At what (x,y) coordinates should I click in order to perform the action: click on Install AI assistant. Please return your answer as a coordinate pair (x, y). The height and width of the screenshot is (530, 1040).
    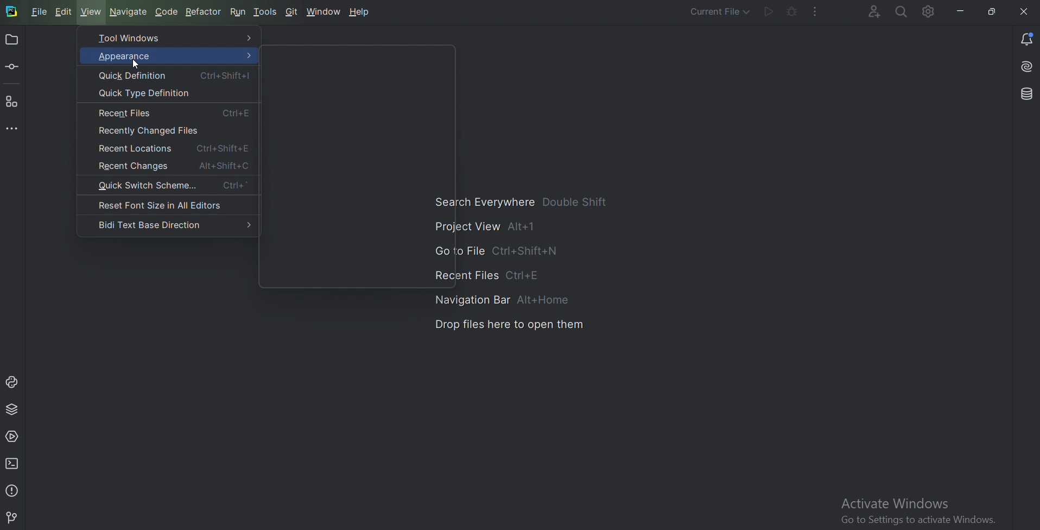
    Looking at the image, I should click on (1025, 67).